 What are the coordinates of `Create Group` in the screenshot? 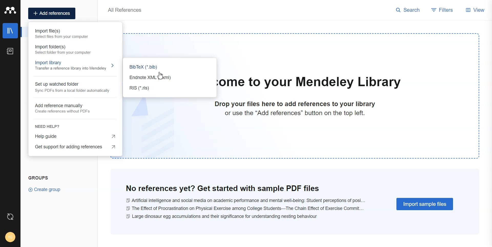 It's located at (45, 189).